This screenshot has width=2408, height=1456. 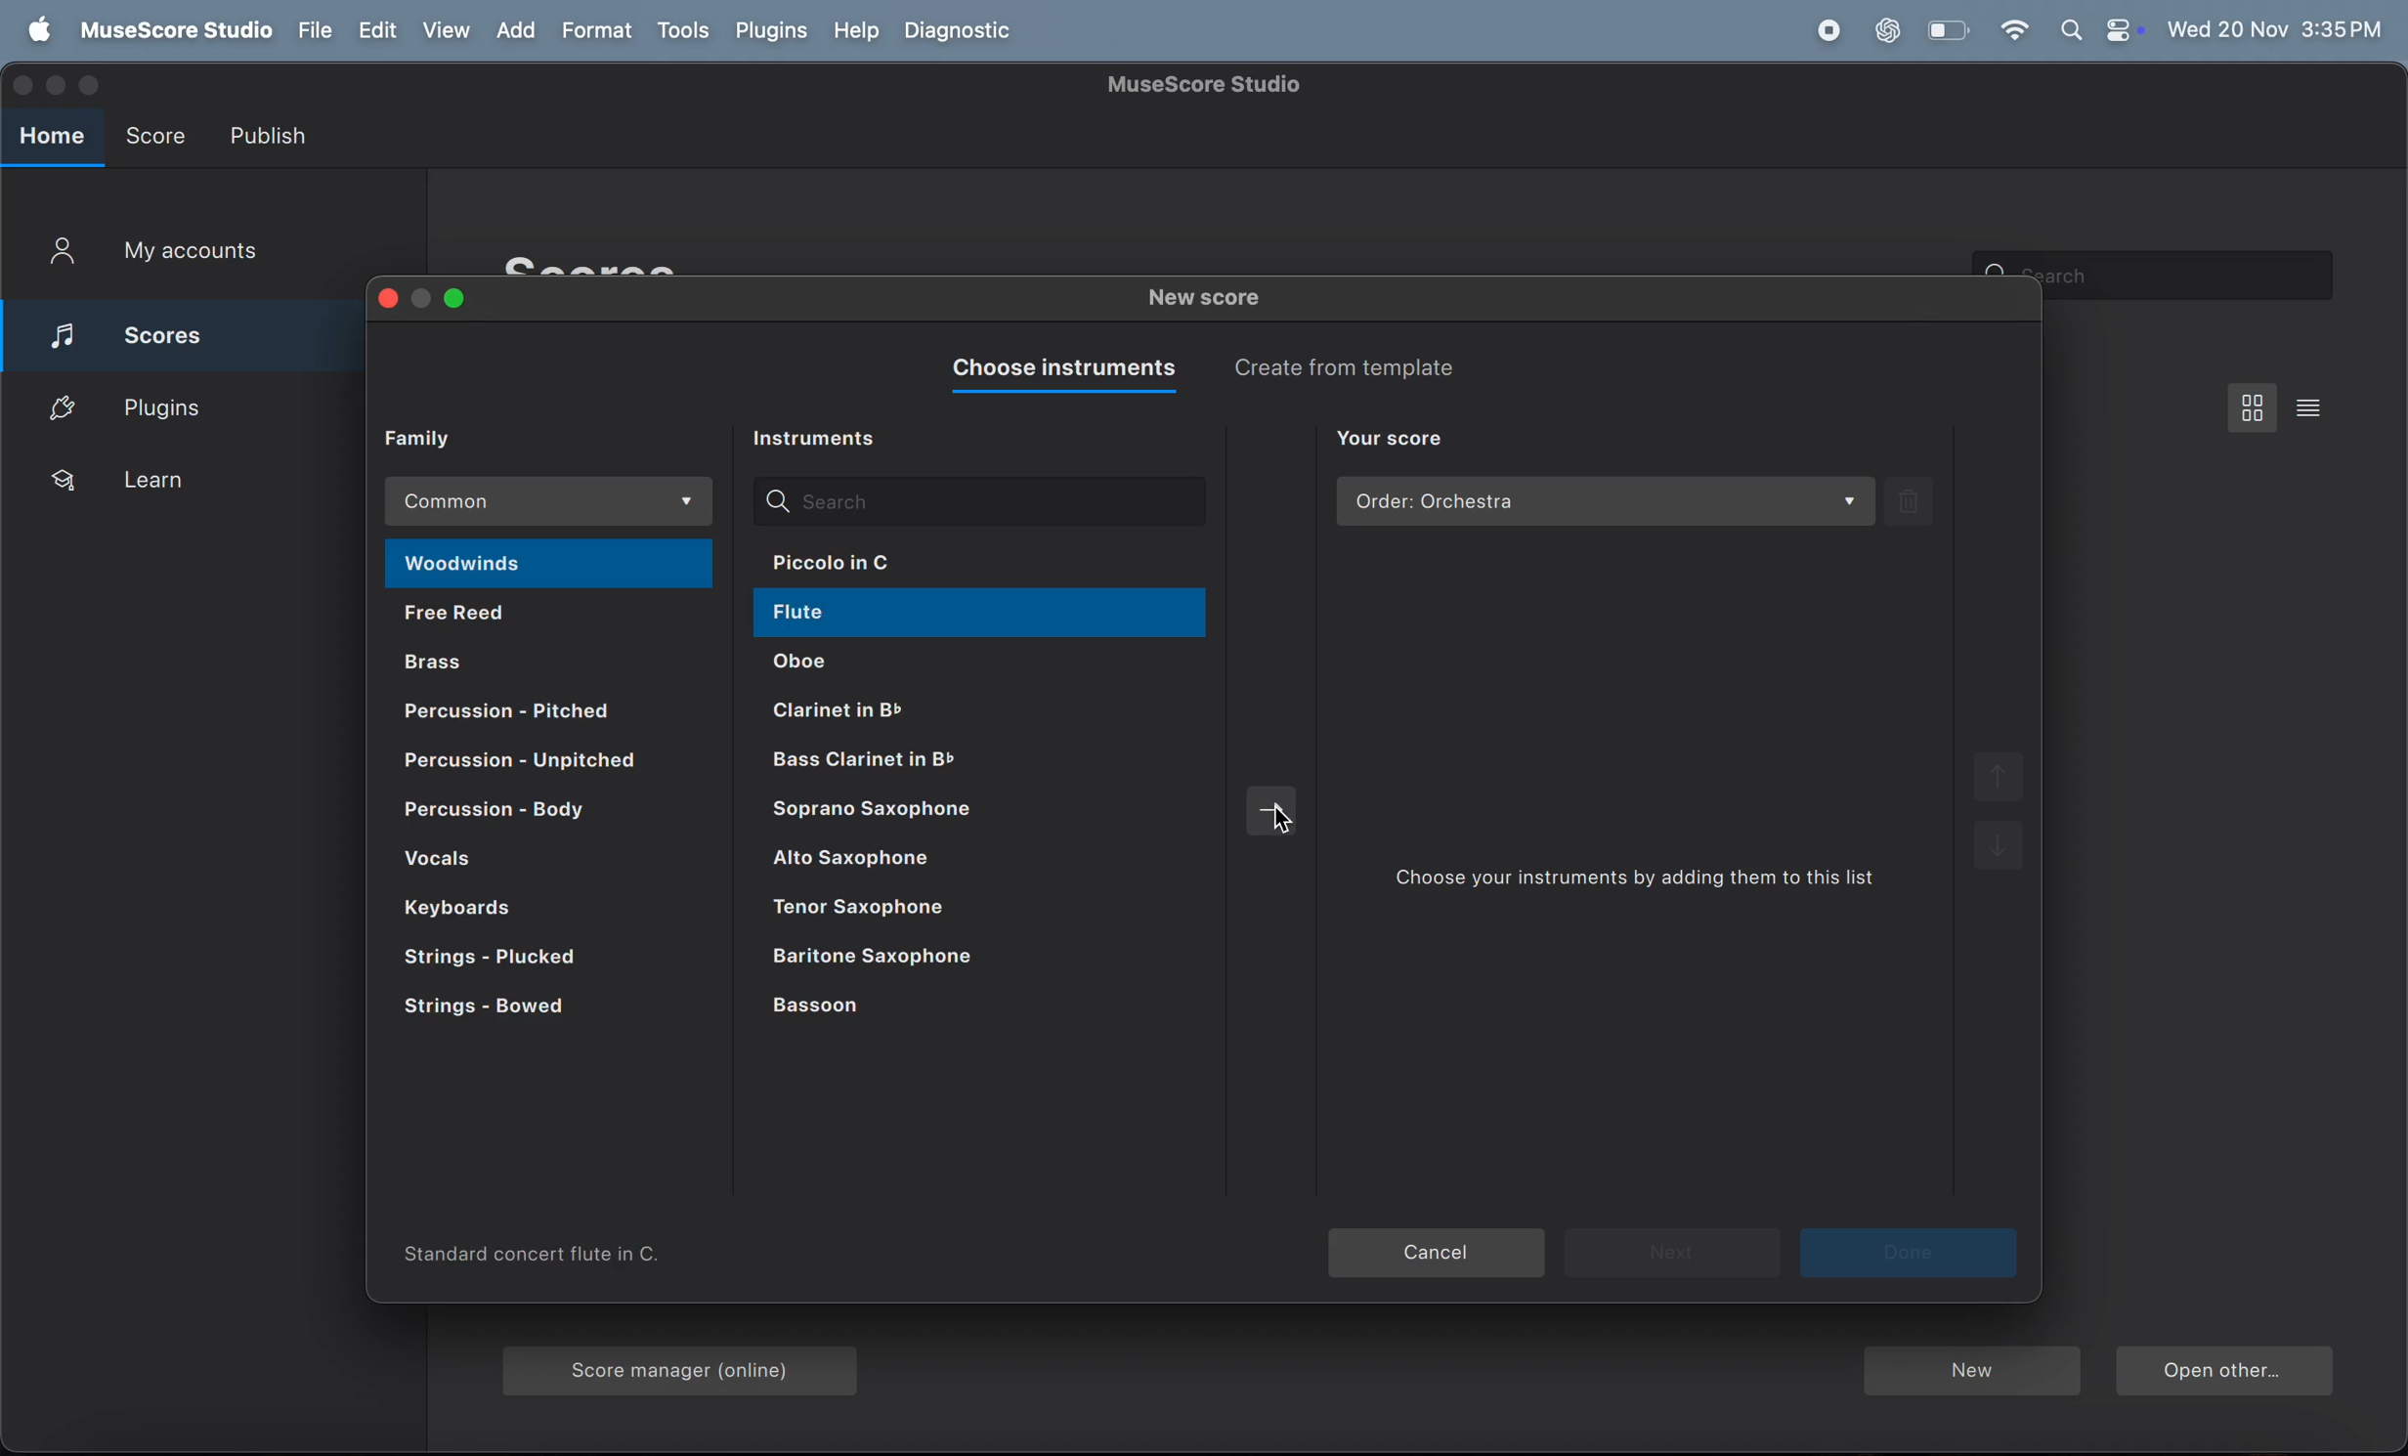 What do you see at coordinates (53, 137) in the screenshot?
I see `home` at bounding box center [53, 137].